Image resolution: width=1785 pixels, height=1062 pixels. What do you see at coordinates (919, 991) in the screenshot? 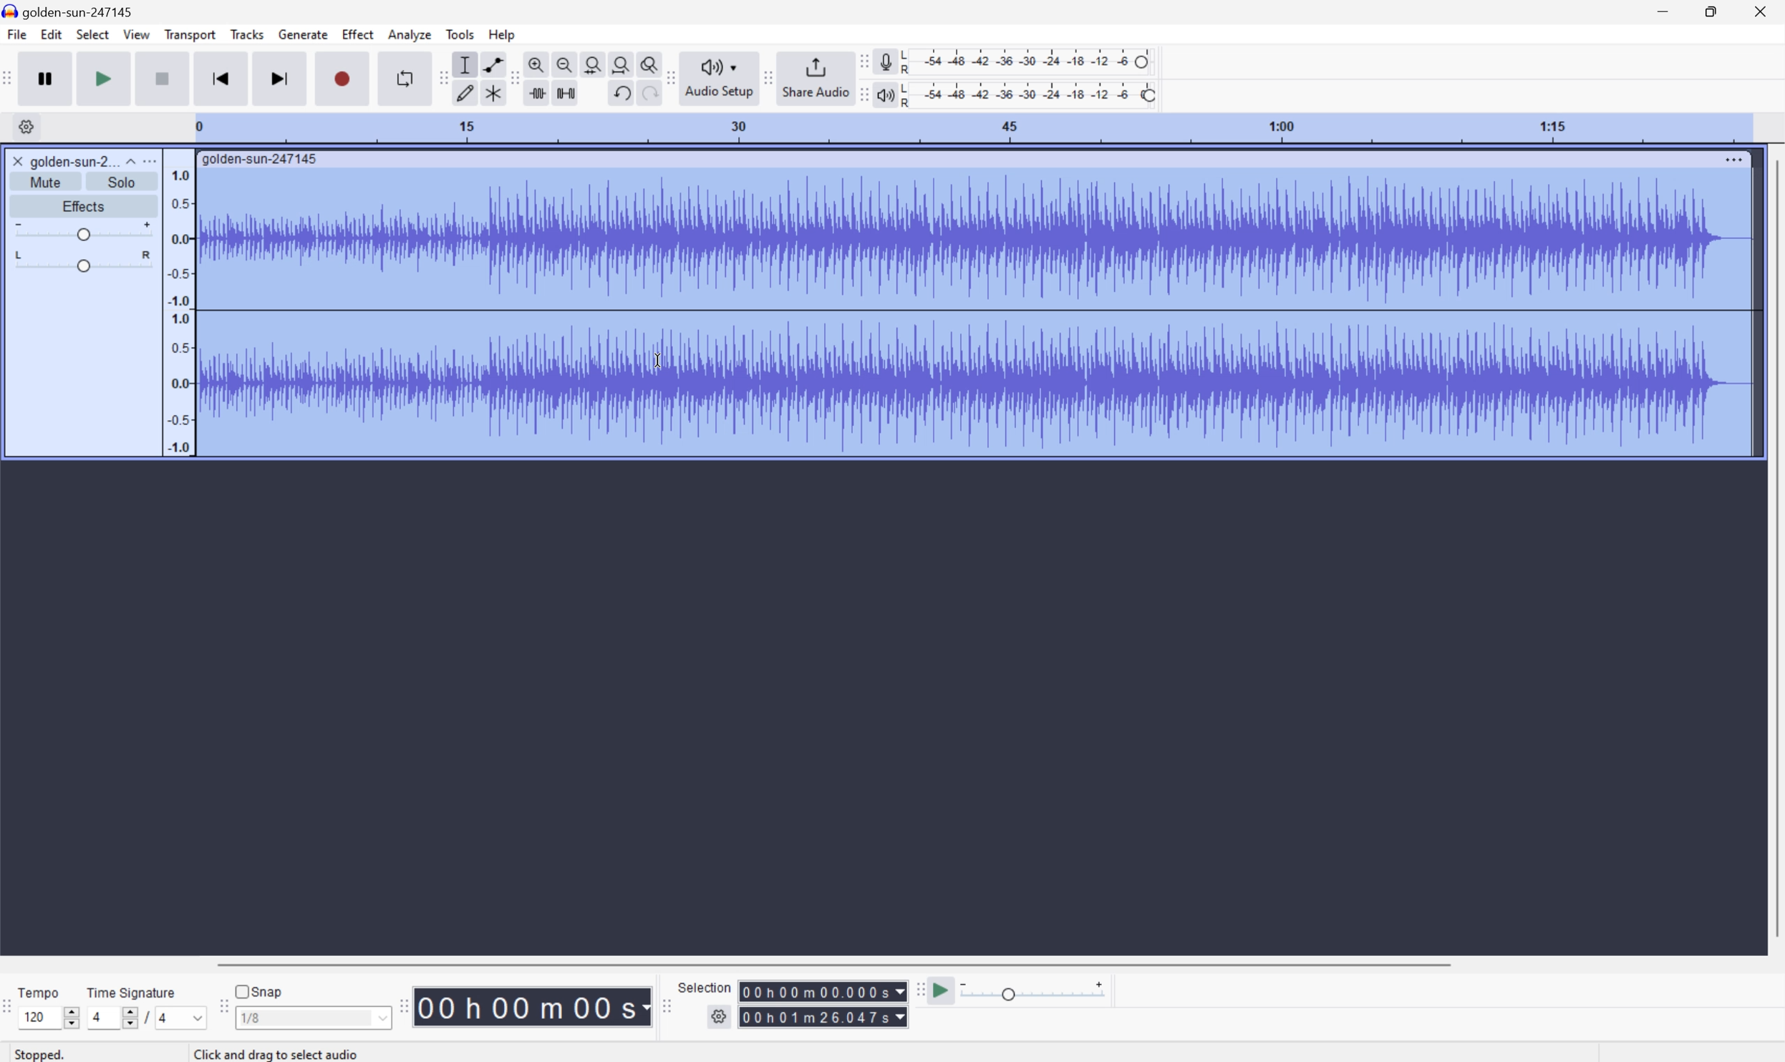
I see `Audacity play at speed toolbar` at bounding box center [919, 991].